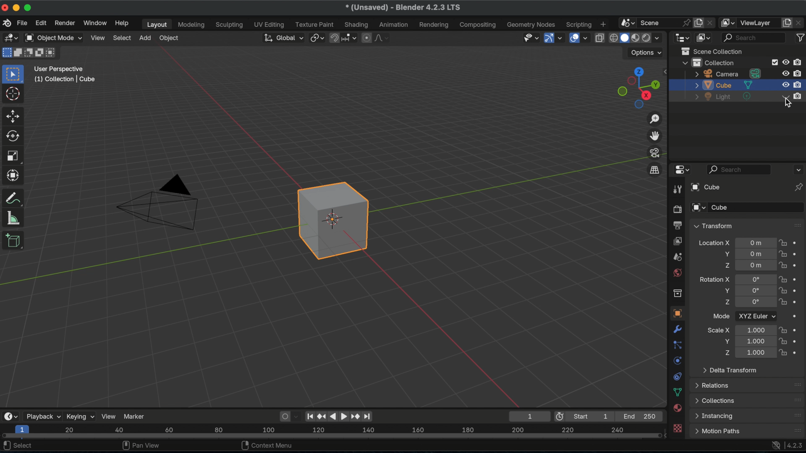 Image resolution: width=806 pixels, height=453 pixels. Describe the element at coordinates (782, 290) in the screenshot. I see `lock rotation` at that location.